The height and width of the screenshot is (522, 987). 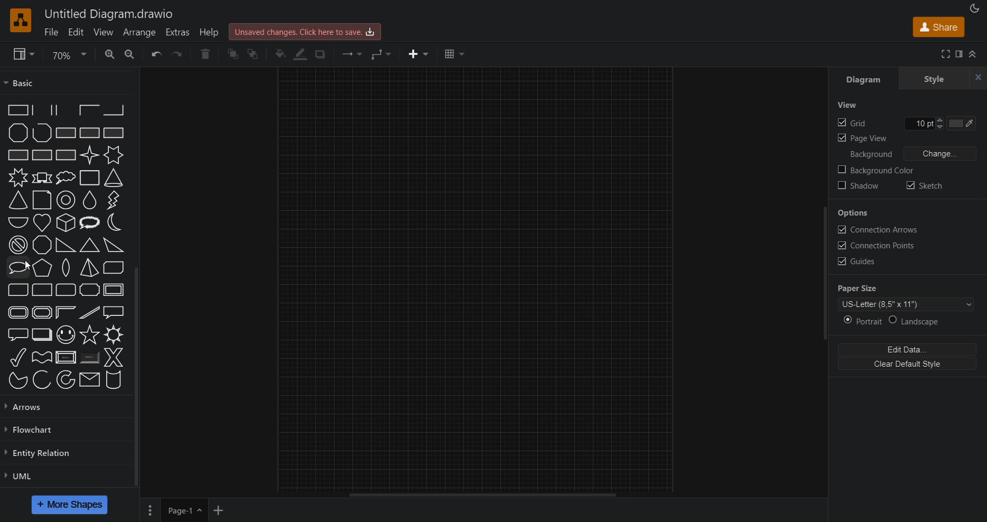 What do you see at coordinates (937, 28) in the screenshot?
I see `Share` at bounding box center [937, 28].